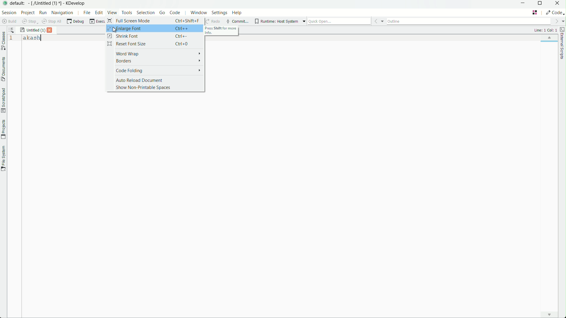 The width and height of the screenshot is (566, 318). Describe the element at coordinates (238, 21) in the screenshot. I see `commit` at that location.